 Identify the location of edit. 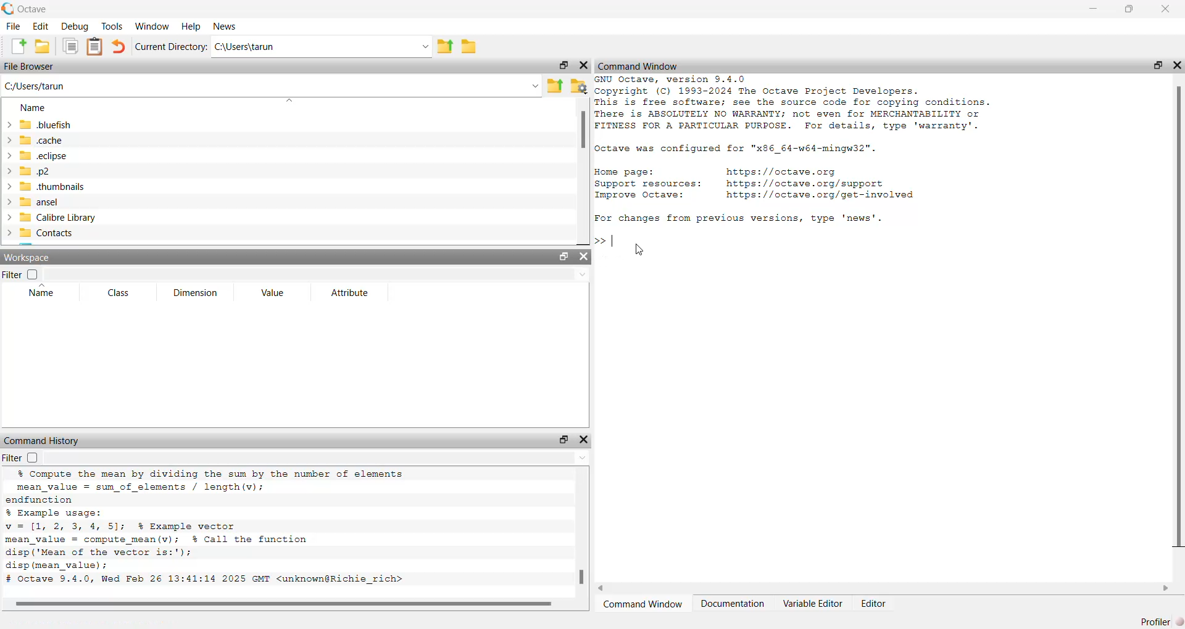
(43, 27).